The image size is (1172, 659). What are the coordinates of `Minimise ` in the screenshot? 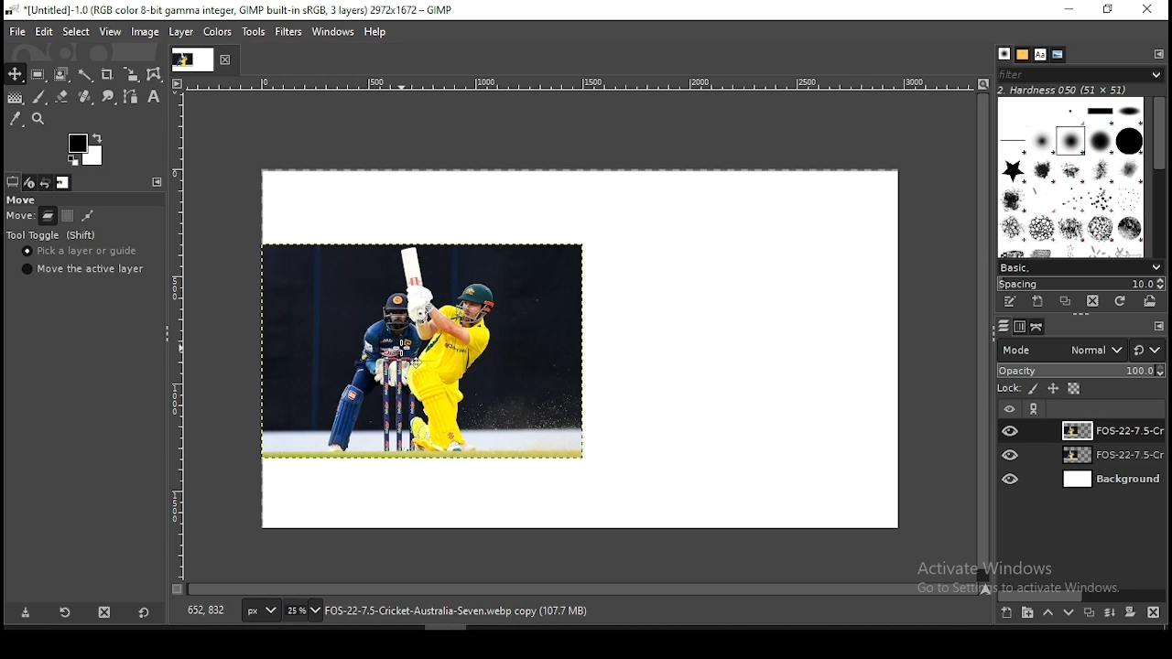 It's located at (1069, 9).